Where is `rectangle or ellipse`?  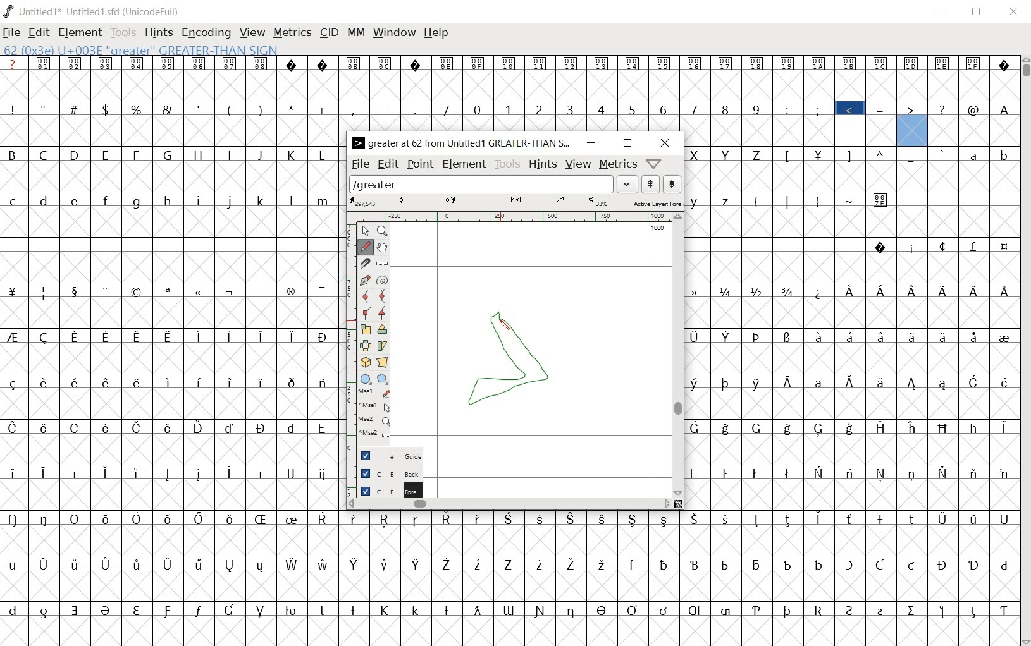 rectangle or ellipse is located at coordinates (364, 378).